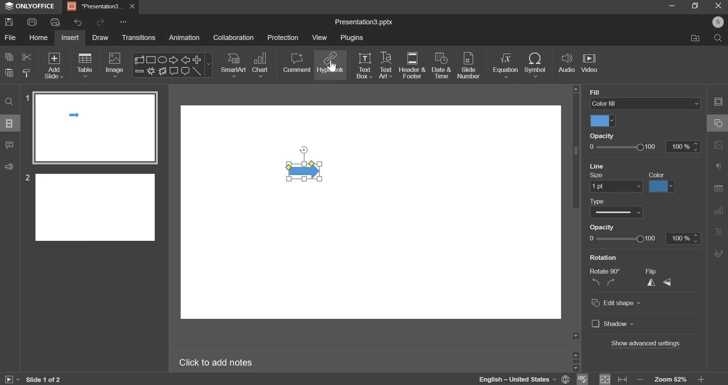 The image size is (728, 385). Describe the element at coordinates (70, 37) in the screenshot. I see `insert` at that location.